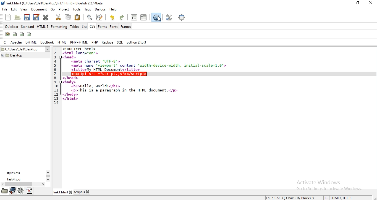  What do you see at coordinates (88, 9) in the screenshot?
I see `tags` at bounding box center [88, 9].